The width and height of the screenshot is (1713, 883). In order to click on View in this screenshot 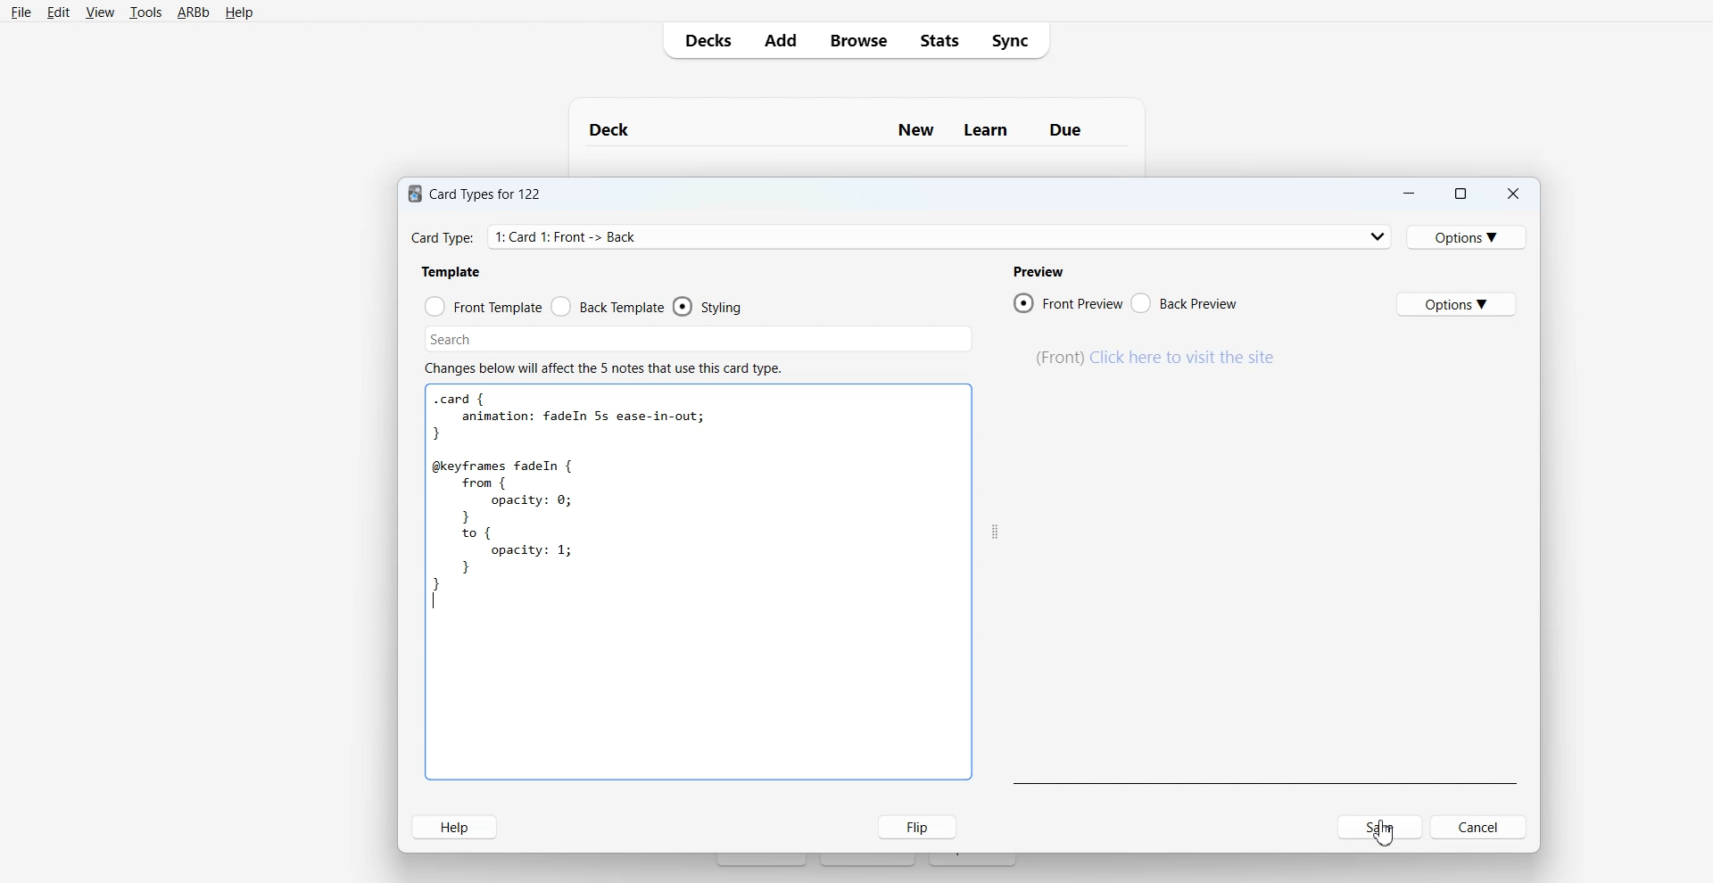, I will do `click(100, 12)`.